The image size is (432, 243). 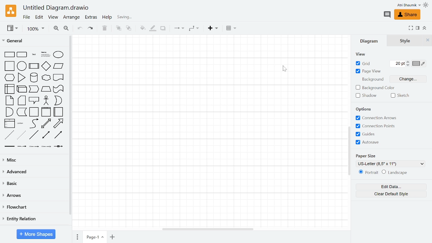 What do you see at coordinates (367, 72) in the screenshot?
I see `Page view` at bounding box center [367, 72].